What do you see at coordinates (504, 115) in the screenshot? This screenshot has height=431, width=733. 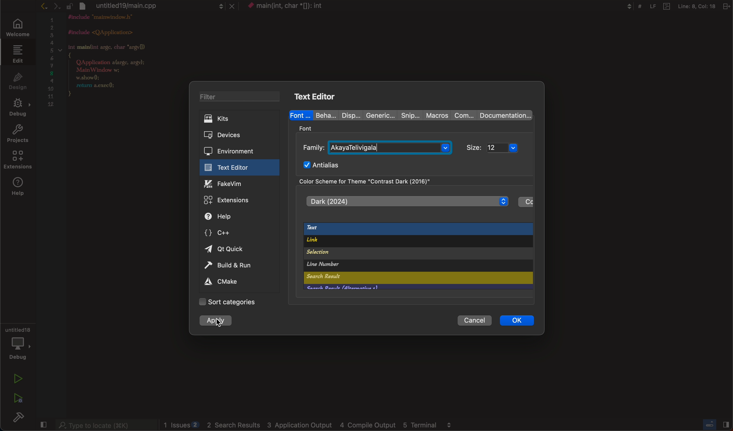 I see `documentation` at bounding box center [504, 115].